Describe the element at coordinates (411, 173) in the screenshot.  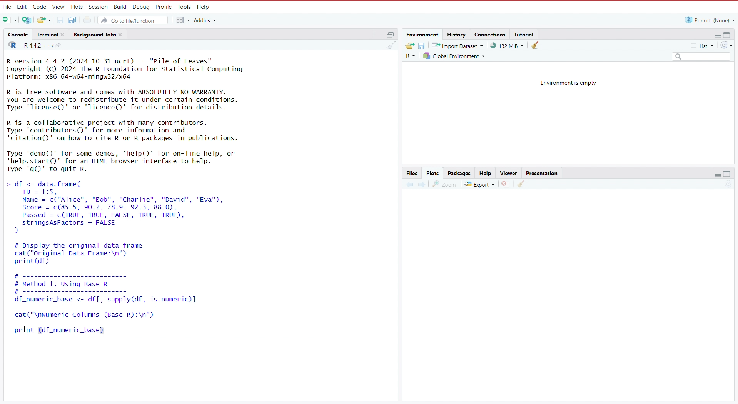
I see `Files` at that location.